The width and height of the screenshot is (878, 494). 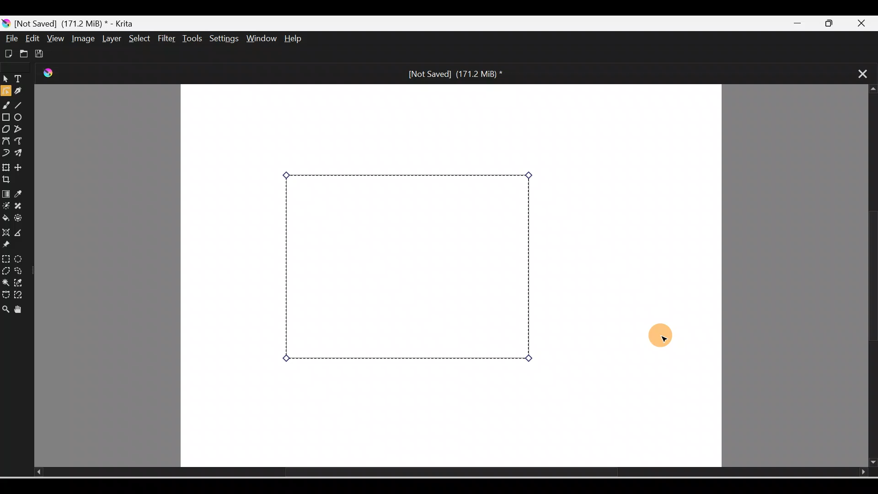 What do you see at coordinates (6, 270) in the screenshot?
I see `Polygonal selection tool` at bounding box center [6, 270].